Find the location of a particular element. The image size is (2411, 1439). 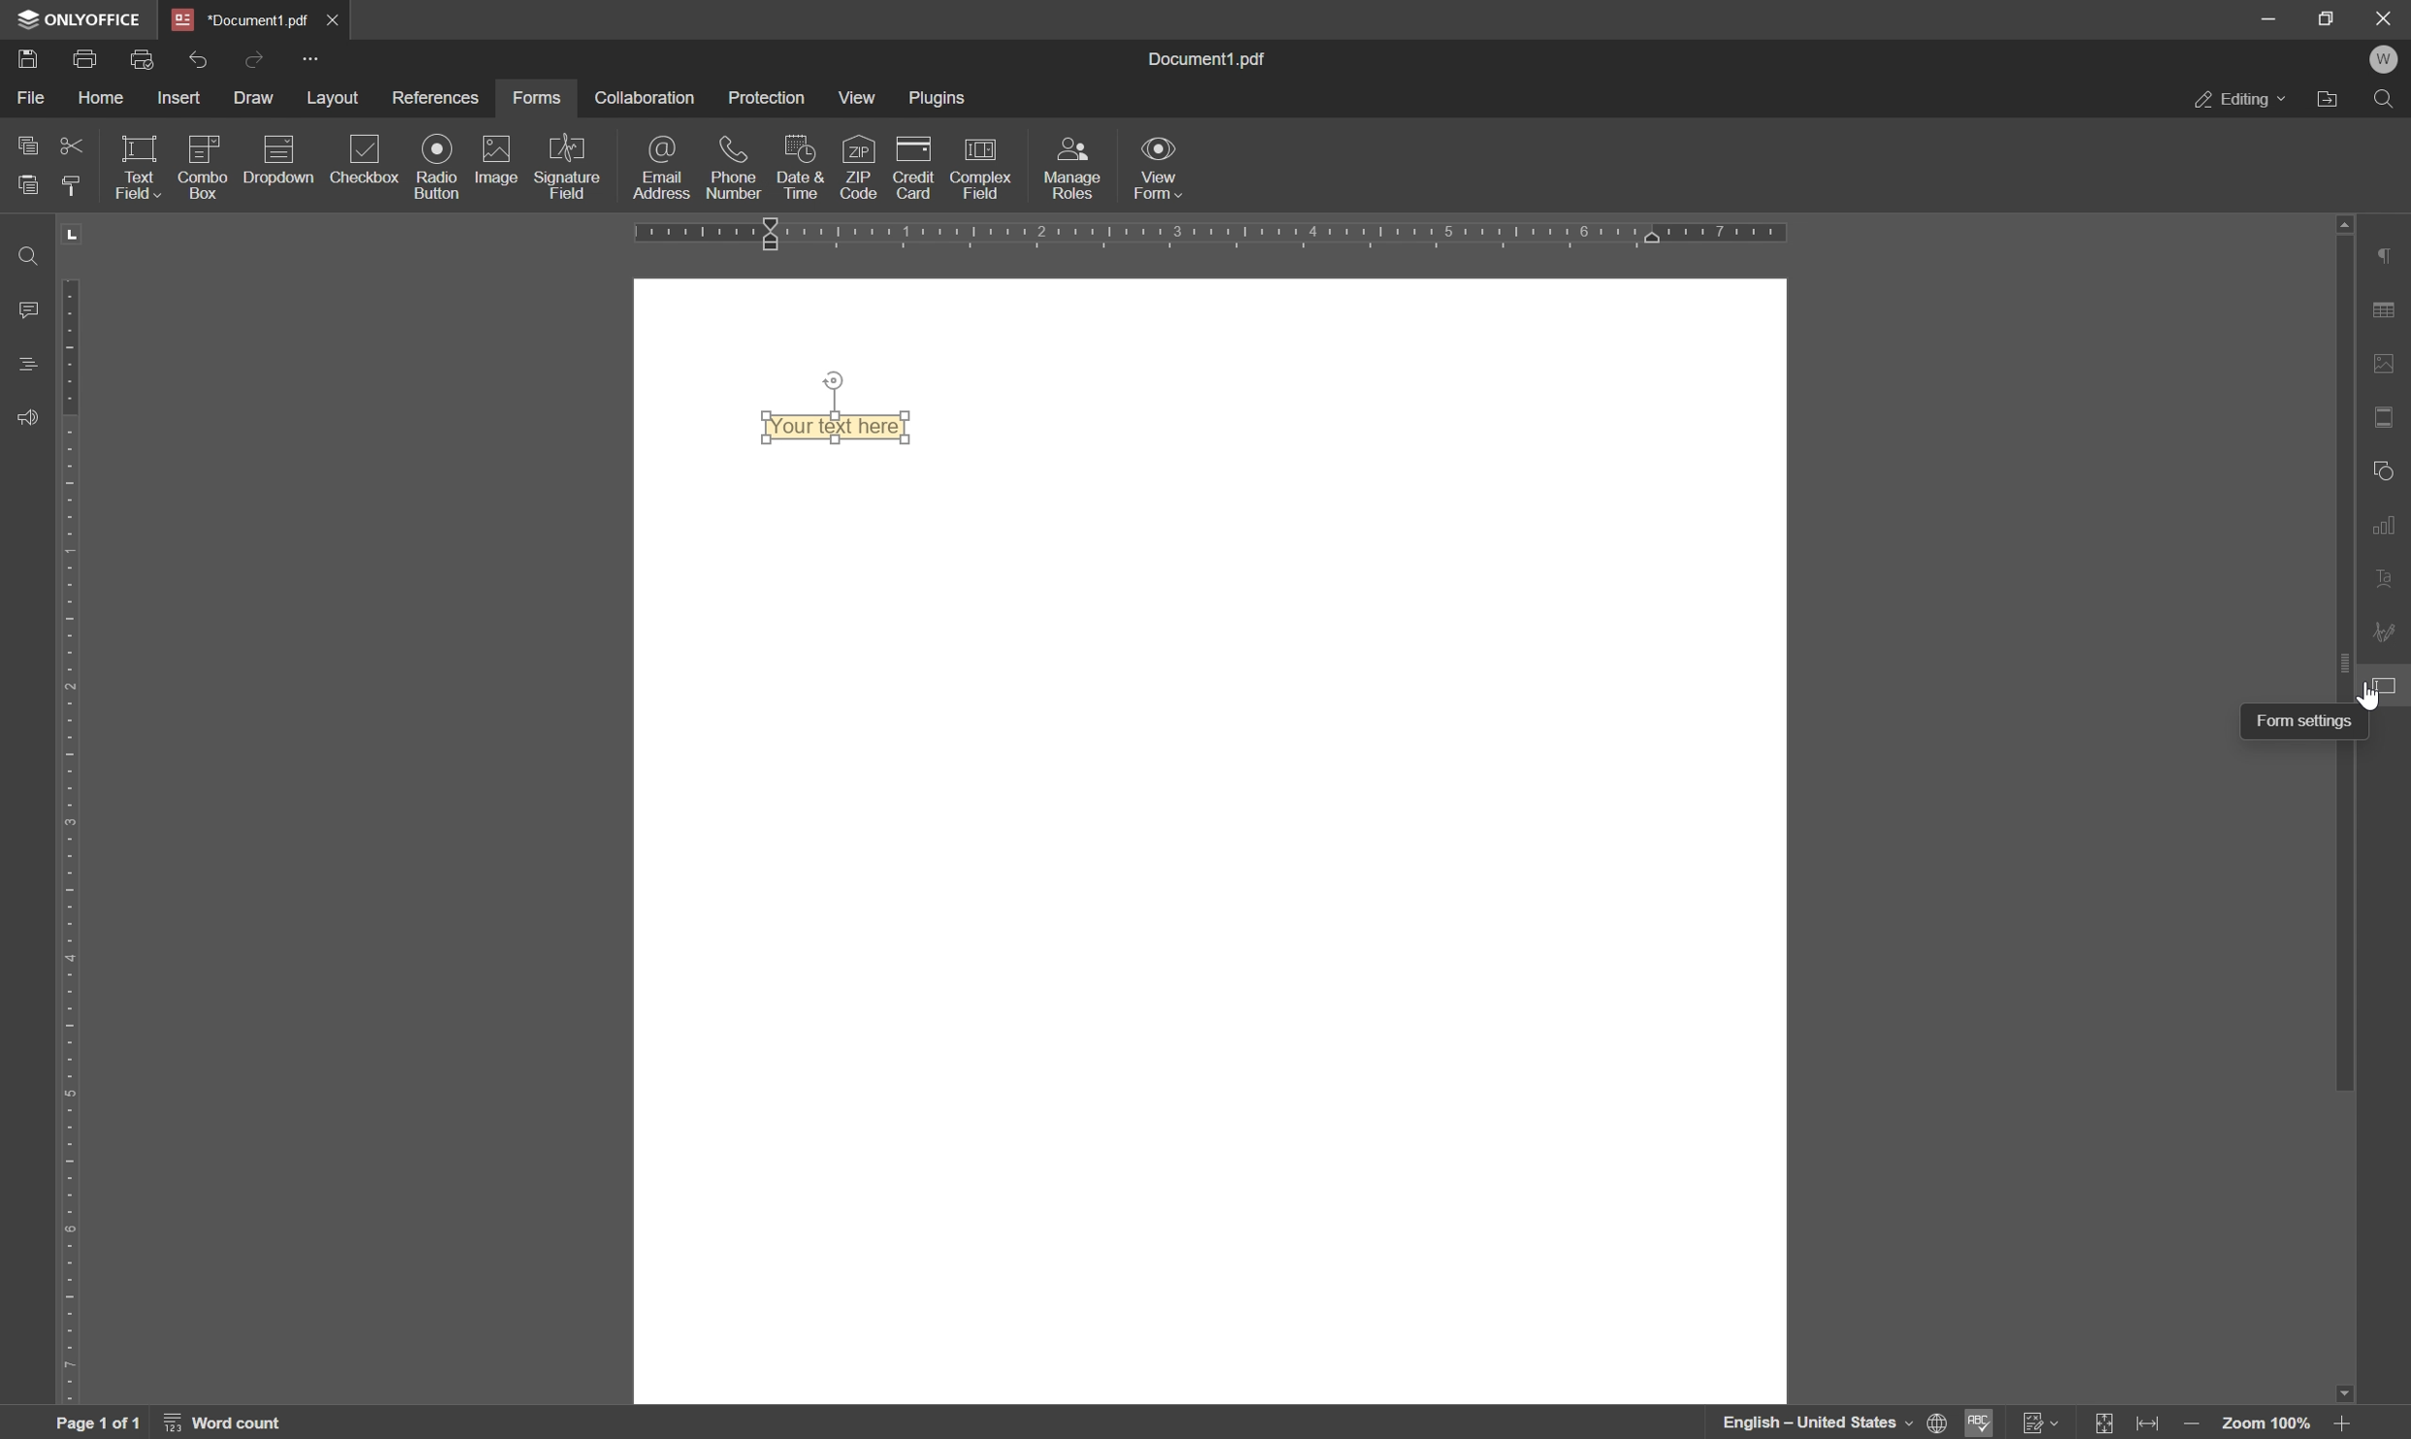

paste is located at coordinates (29, 183).